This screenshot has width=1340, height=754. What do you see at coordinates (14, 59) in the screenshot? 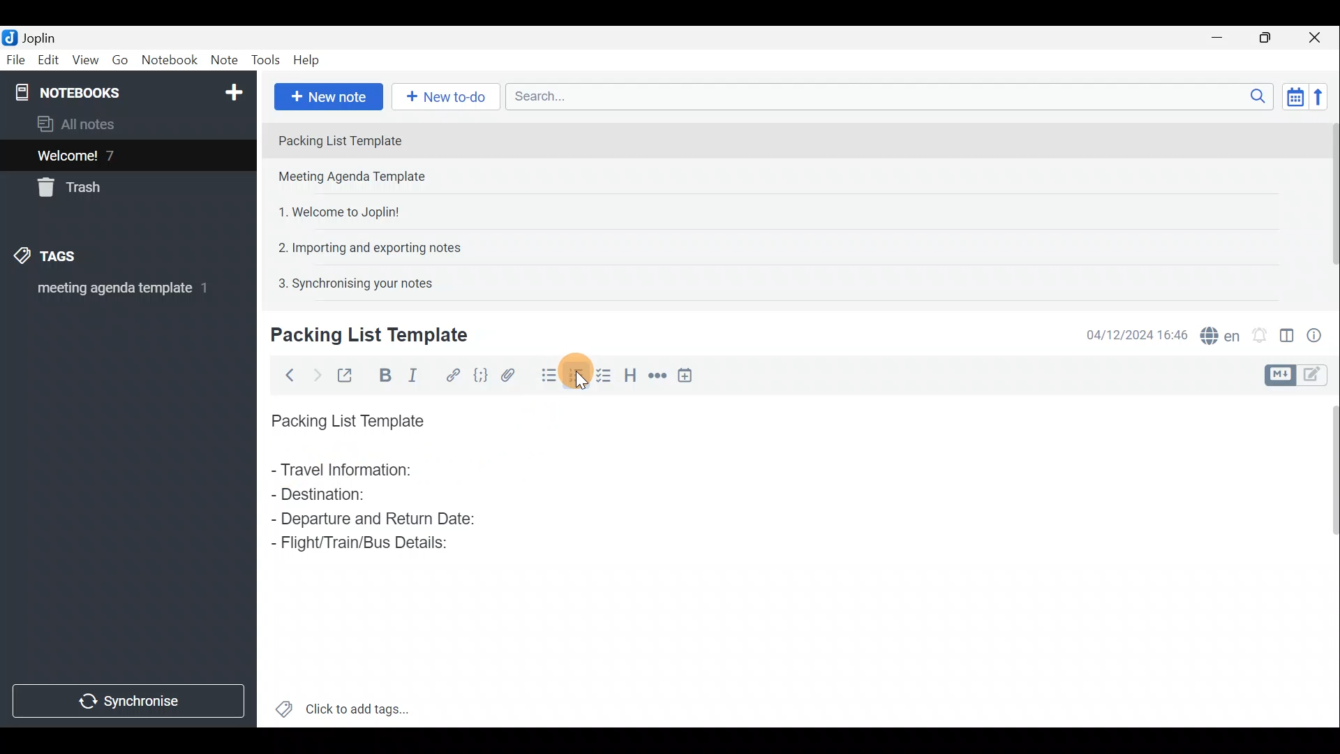
I see `File` at bounding box center [14, 59].